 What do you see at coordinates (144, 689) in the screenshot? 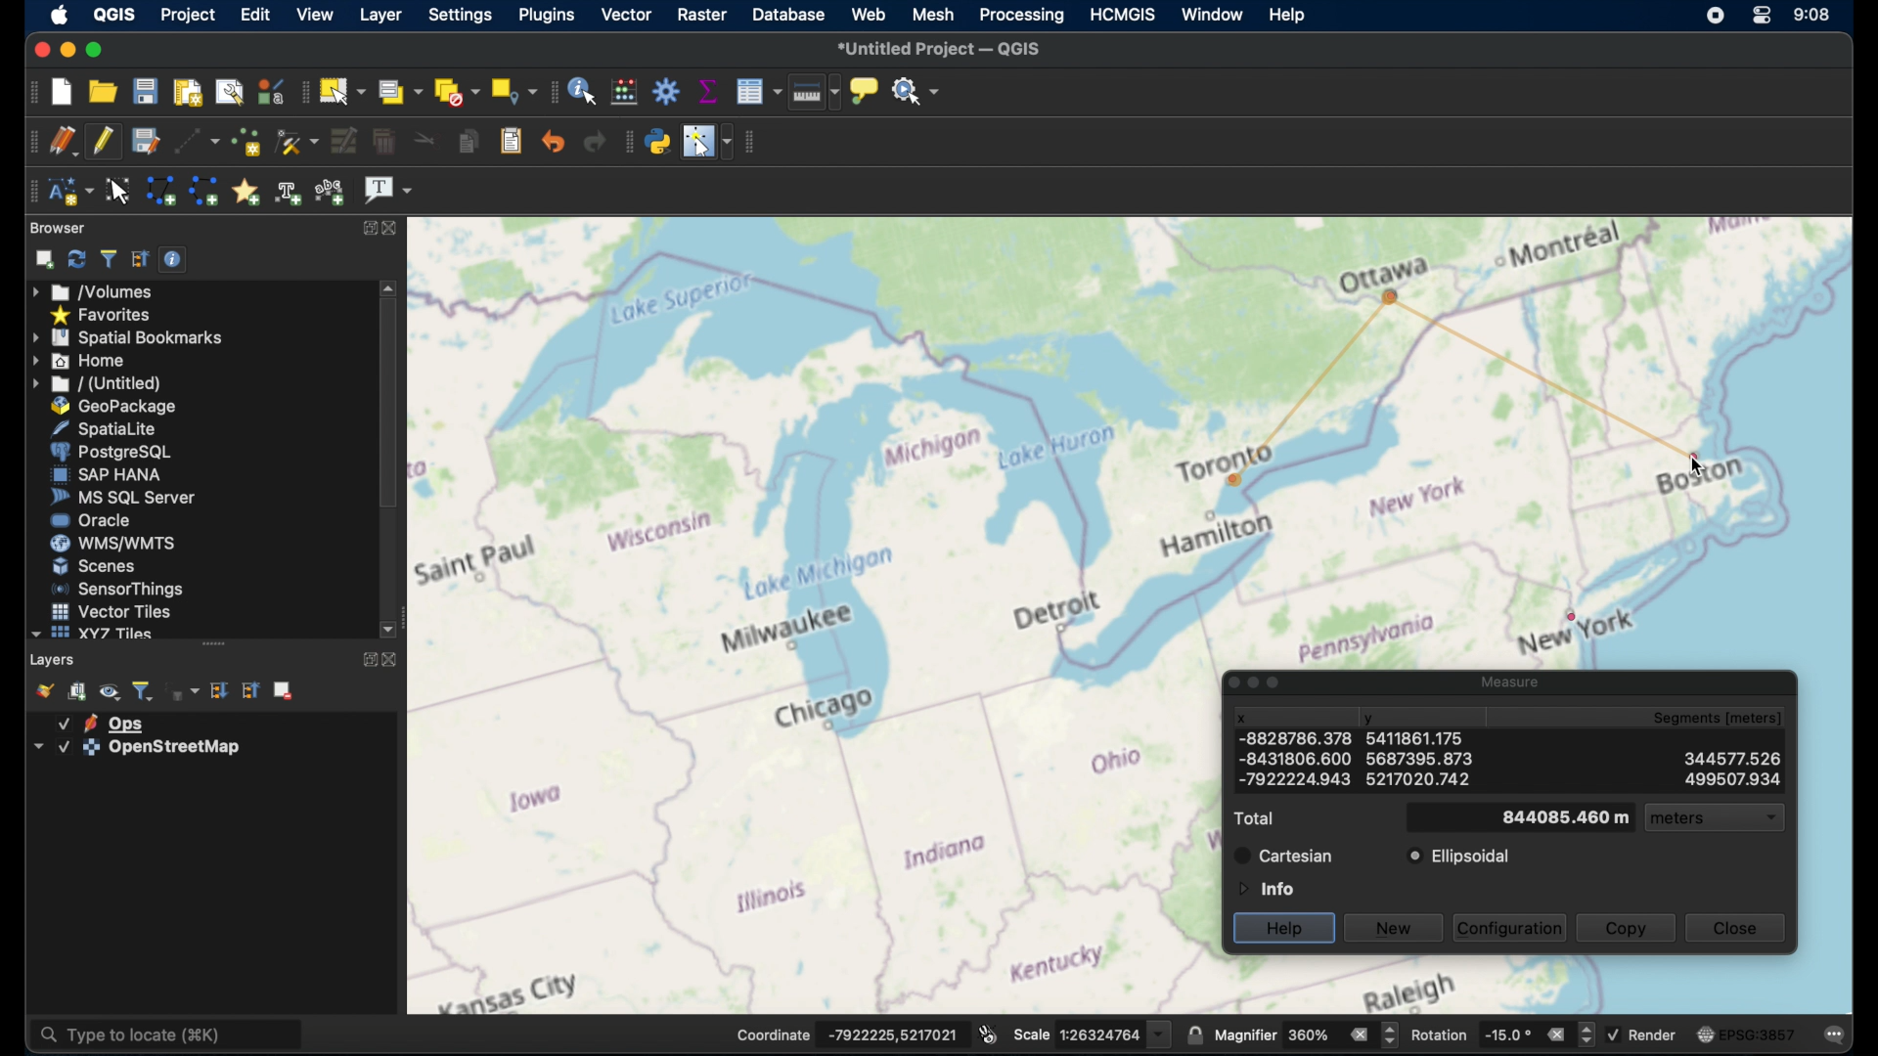
I see `filter legend` at bounding box center [144, 689].